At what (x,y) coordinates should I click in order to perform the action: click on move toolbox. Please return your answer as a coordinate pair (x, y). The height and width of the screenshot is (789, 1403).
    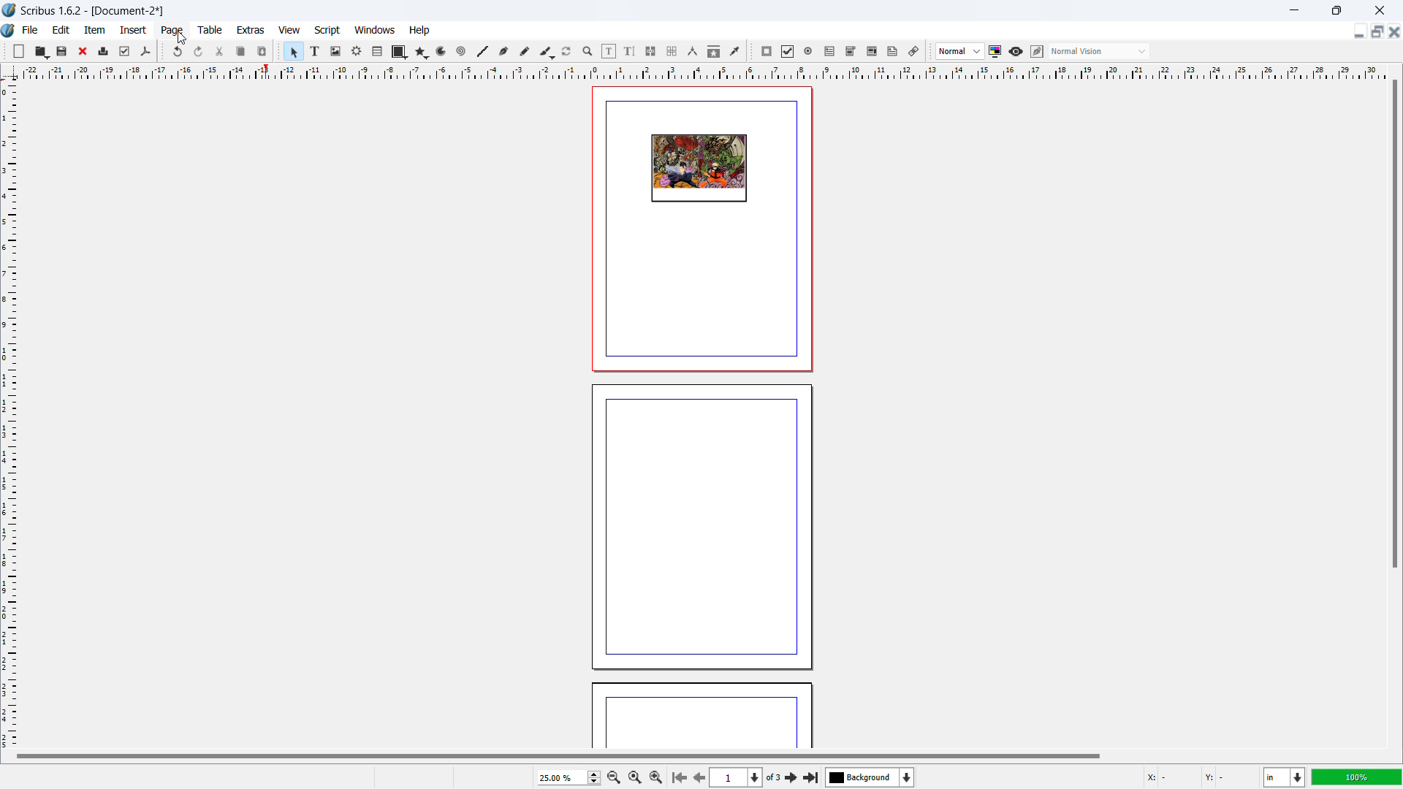
    Looking at the image, I should click on (751, 52).